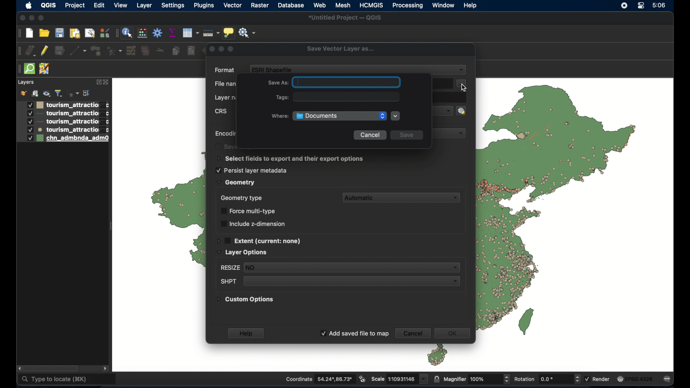  I want to click on filter legend, so click(59, 93).